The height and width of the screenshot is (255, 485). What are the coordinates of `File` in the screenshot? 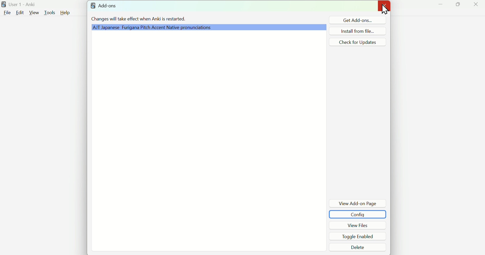 It's located at (6, 13).